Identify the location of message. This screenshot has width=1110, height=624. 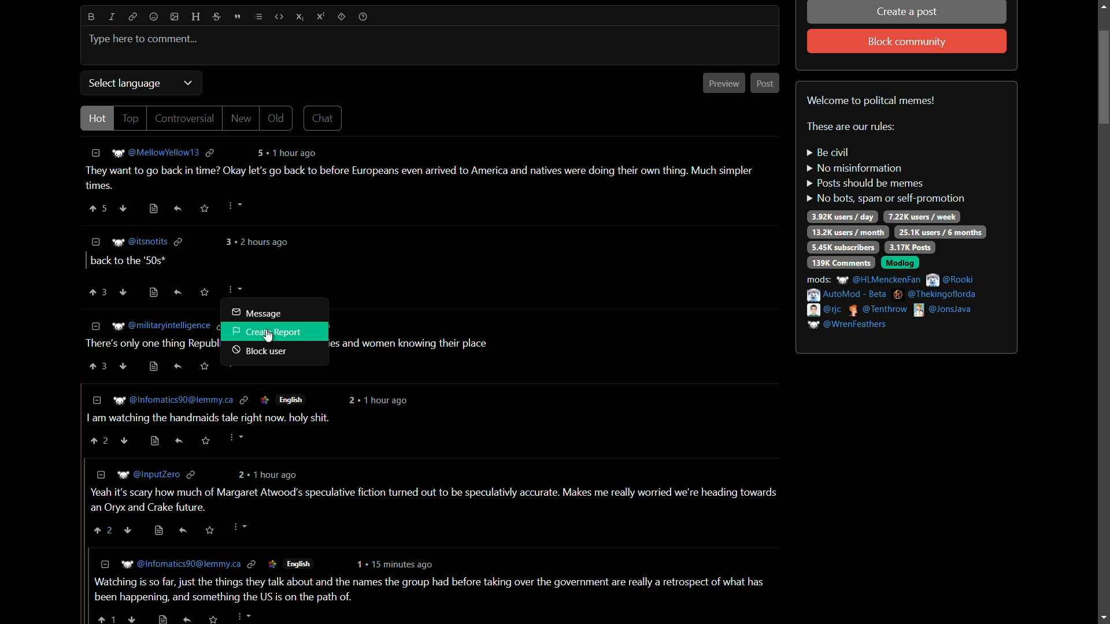
(256, 313).